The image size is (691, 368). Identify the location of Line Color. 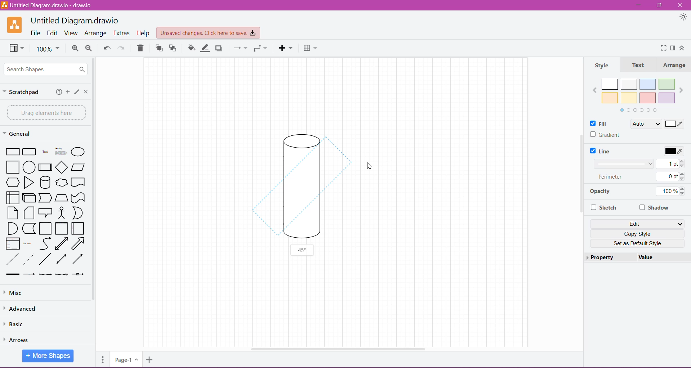
(205, 48).